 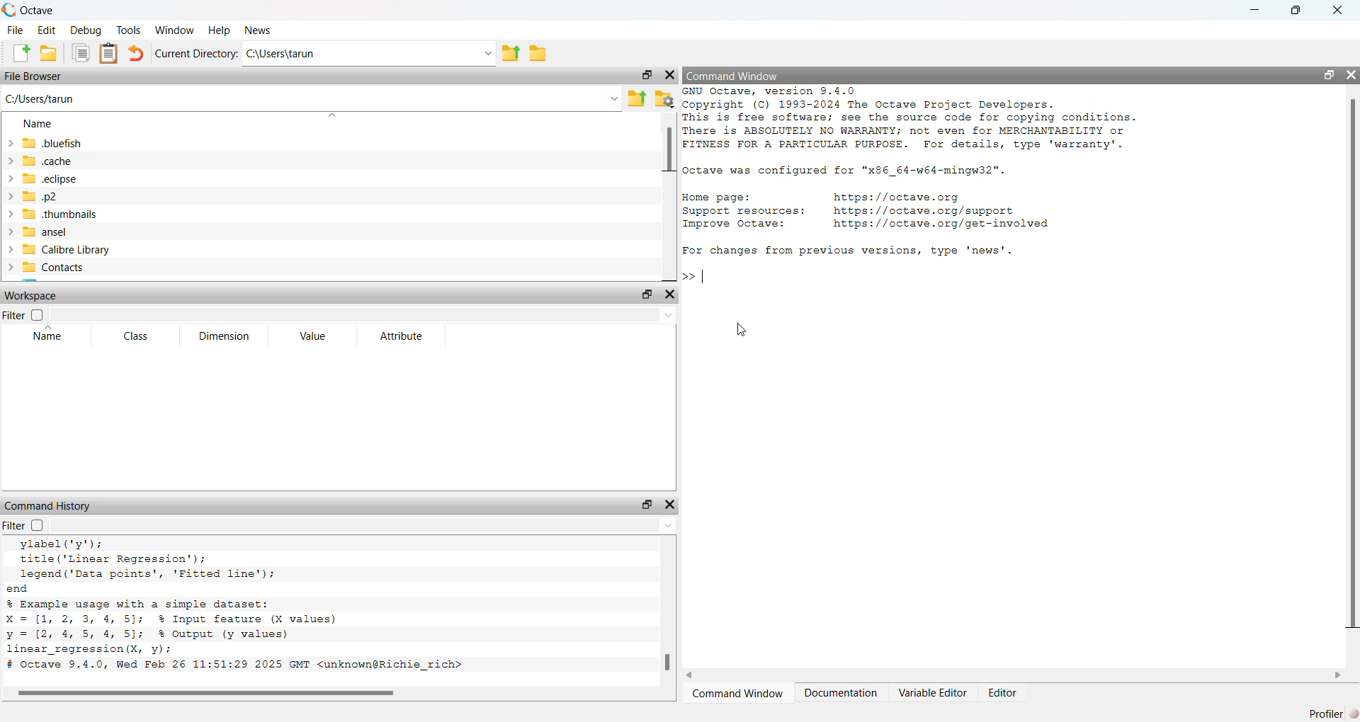 I want to click on .thumbnails, so click(x=89, y=214).